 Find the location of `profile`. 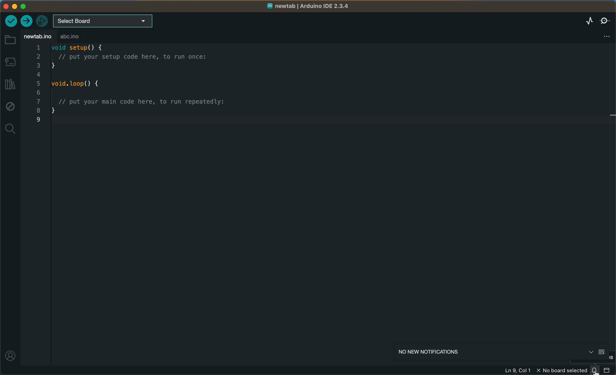

profile is located at coordinates (10, 353).